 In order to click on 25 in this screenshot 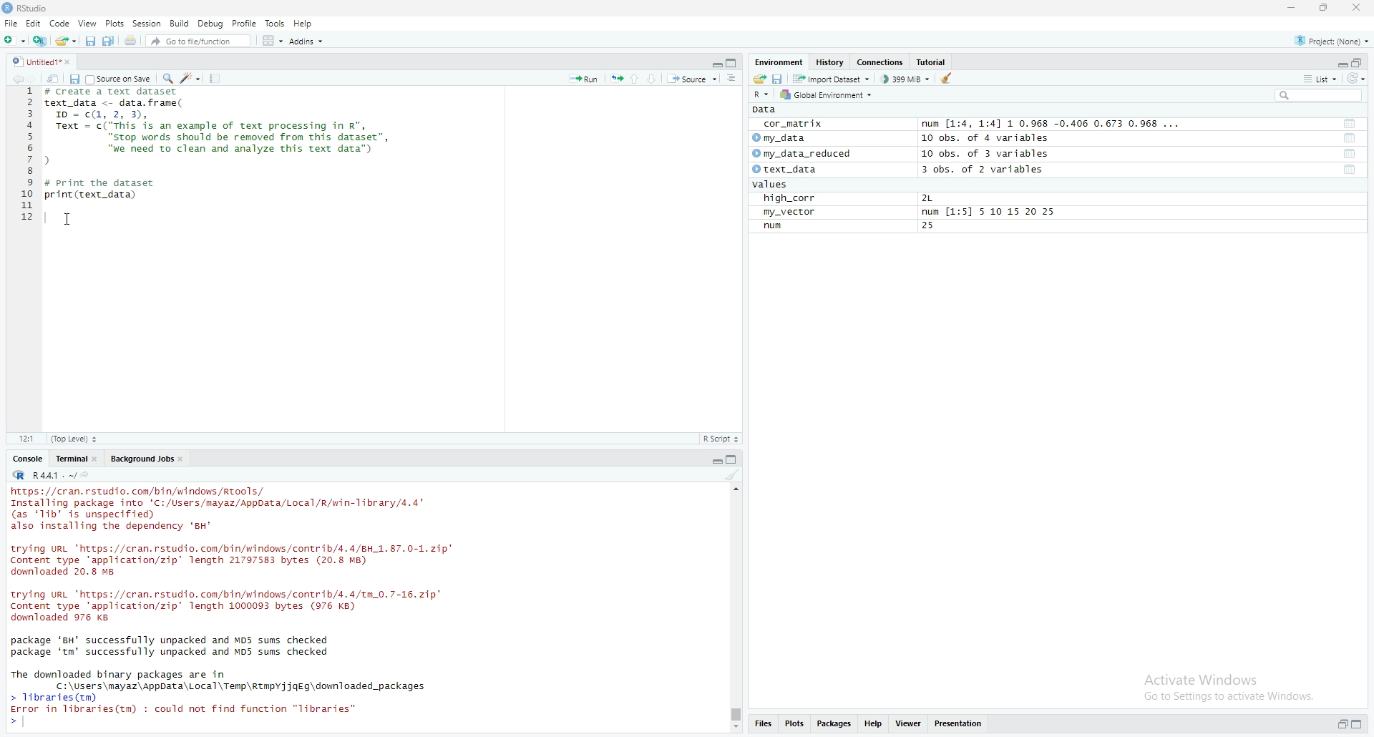, I will do `click(929, 227)`.